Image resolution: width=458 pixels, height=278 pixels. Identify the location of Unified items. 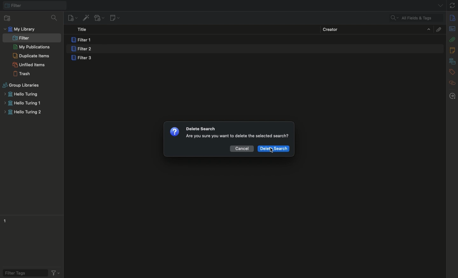
(30, 65).